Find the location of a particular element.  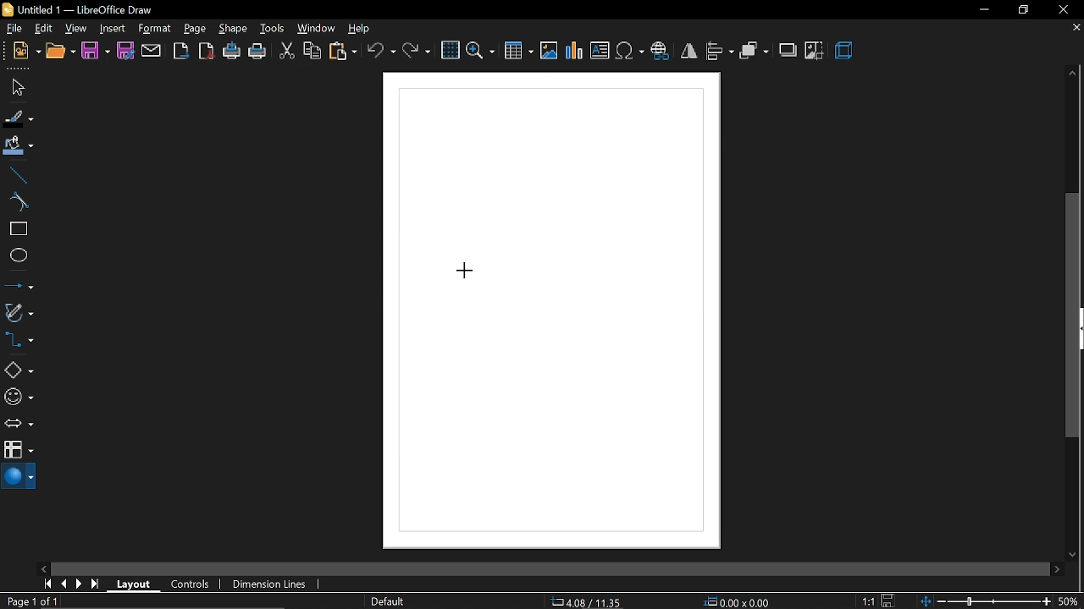

select is located at coordinates (15, 86).